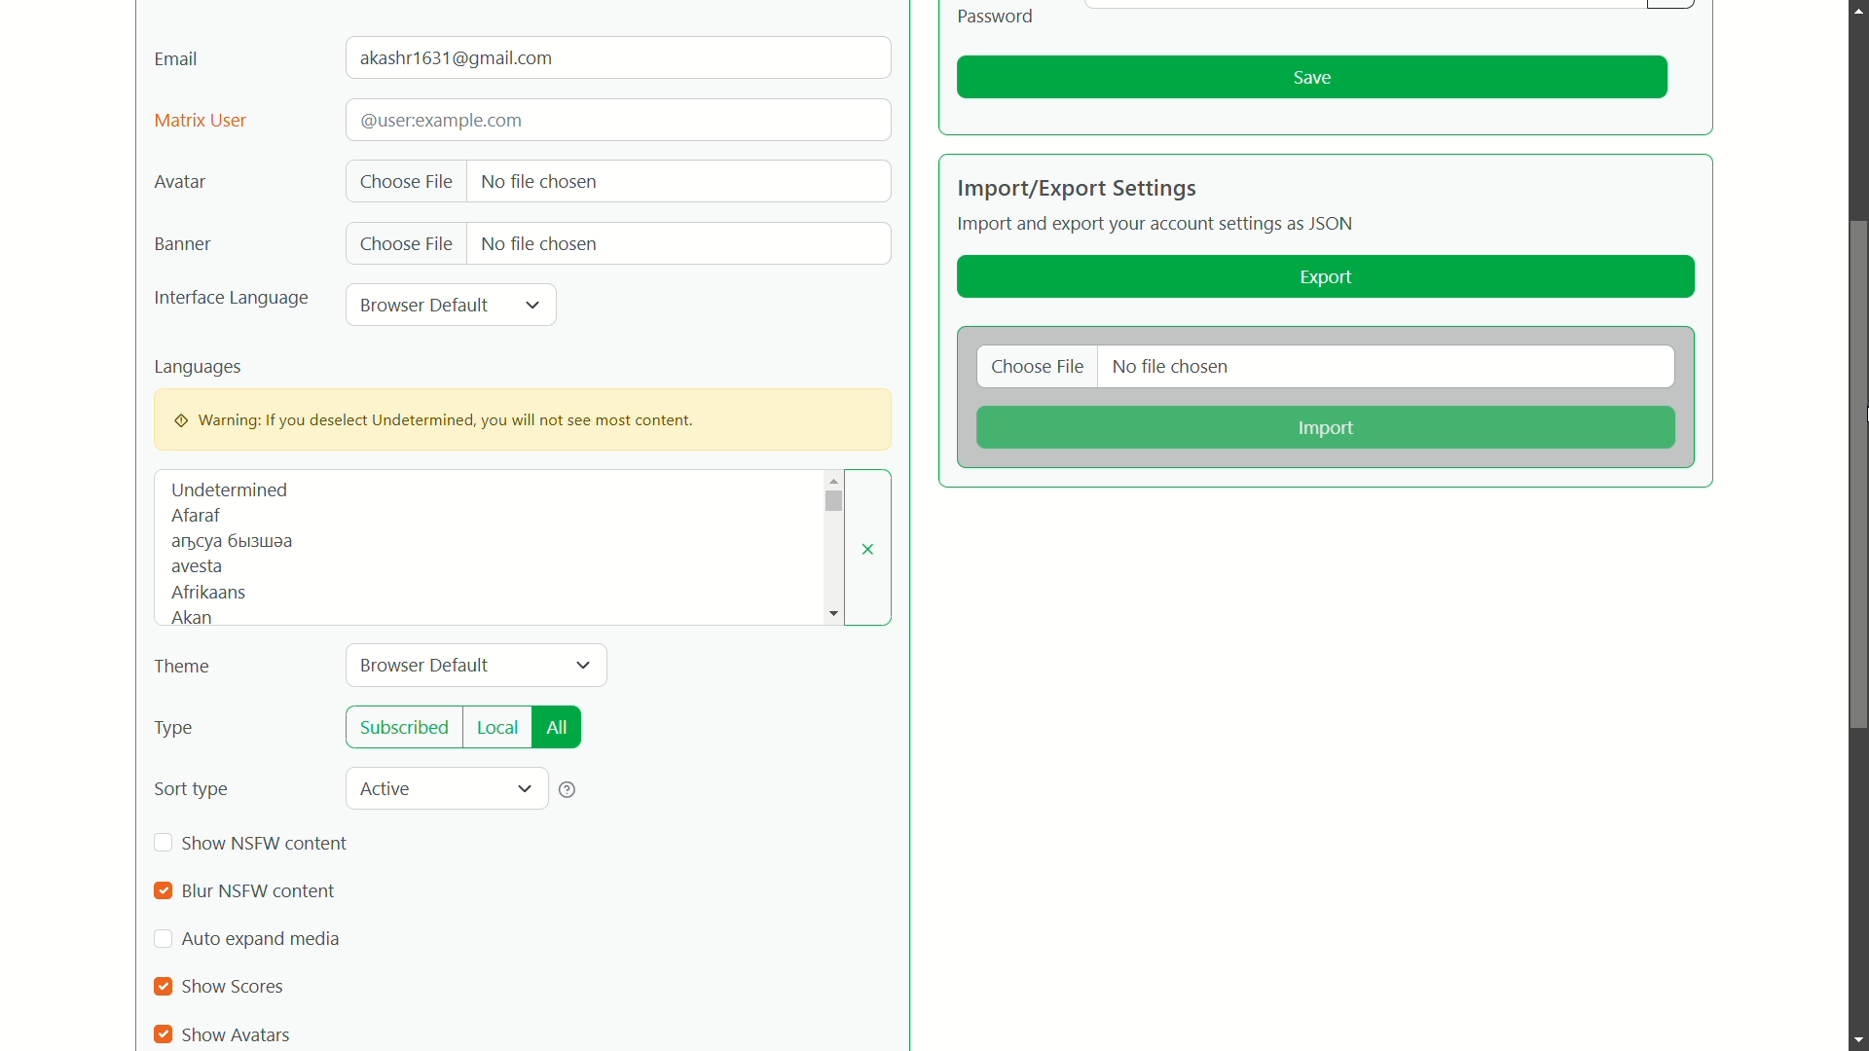 The height and width of the screenshot is (1051, 1869). Describe the element at coordinates (869, 549) in the screenshot. I see `close` at that location.